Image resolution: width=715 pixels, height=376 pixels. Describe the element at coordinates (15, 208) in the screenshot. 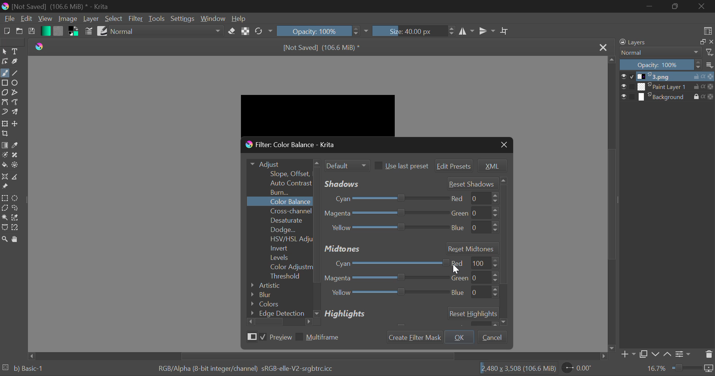

I see `Freehand Selection` at that location.